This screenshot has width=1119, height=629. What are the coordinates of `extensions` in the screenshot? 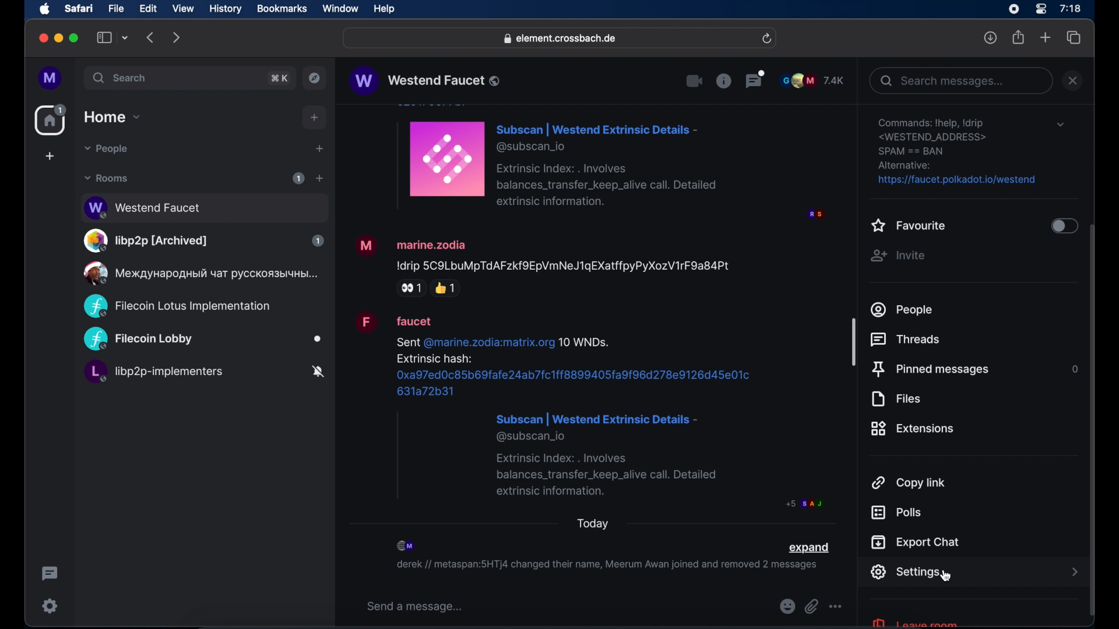 It's located at (913, 429).